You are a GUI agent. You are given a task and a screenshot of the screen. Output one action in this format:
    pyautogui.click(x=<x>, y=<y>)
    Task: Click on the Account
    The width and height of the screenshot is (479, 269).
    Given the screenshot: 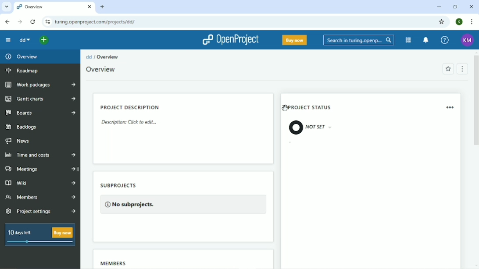 What is the action you would take?
    pyautogui.click(x=468, y=40)
    